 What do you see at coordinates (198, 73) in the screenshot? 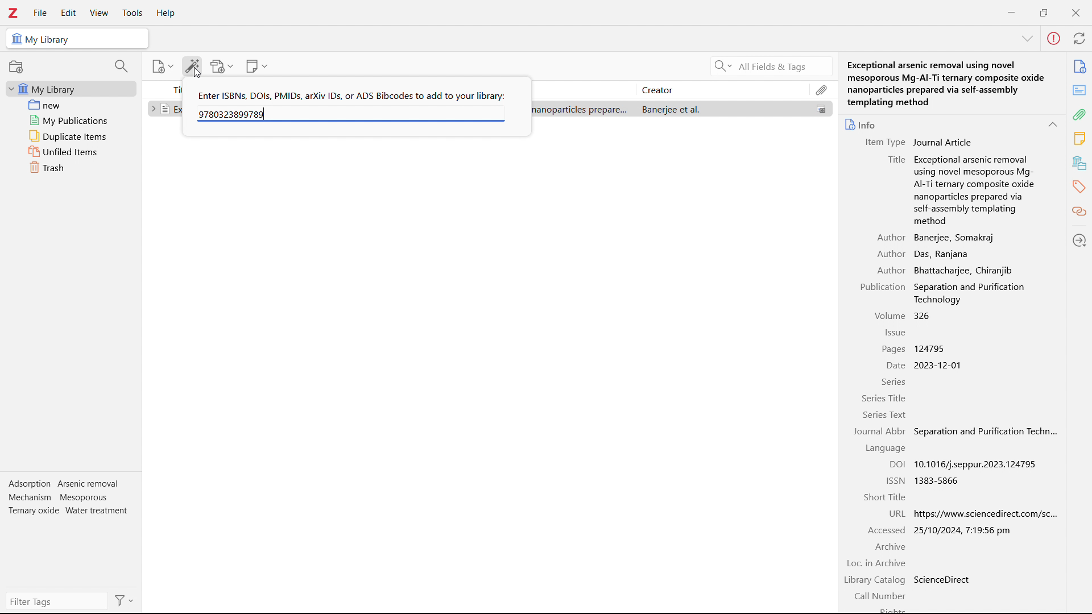
I see `cursor` at bounding box center [198, 73].